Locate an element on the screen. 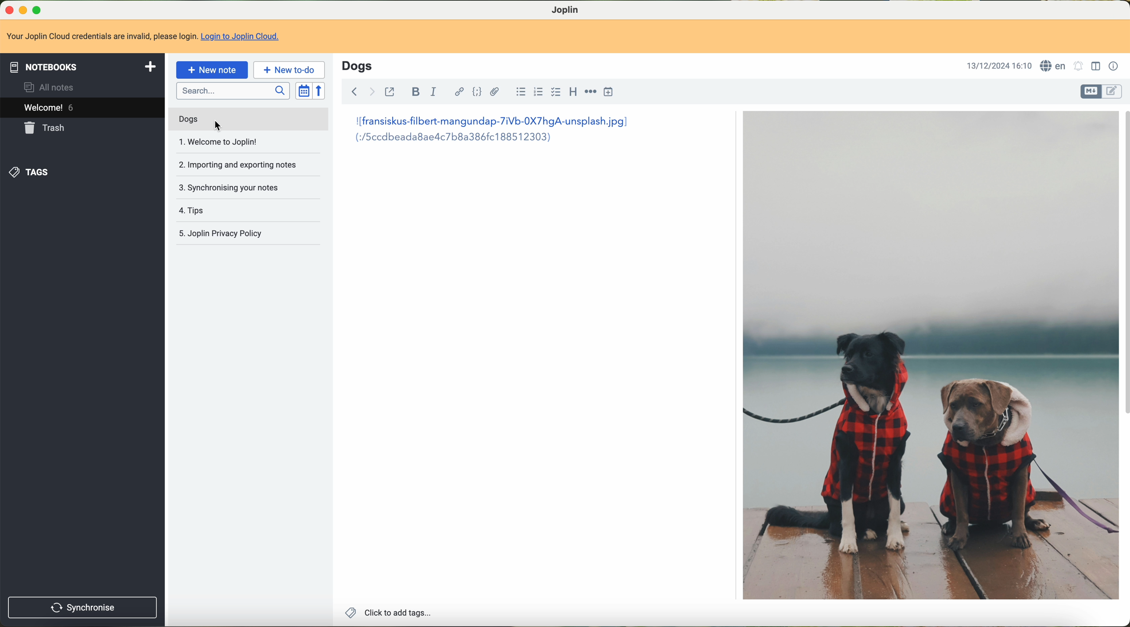 The width and height of the screenshot is (1130, 627). navigate foward arrow is located at coordinates (371, 91).